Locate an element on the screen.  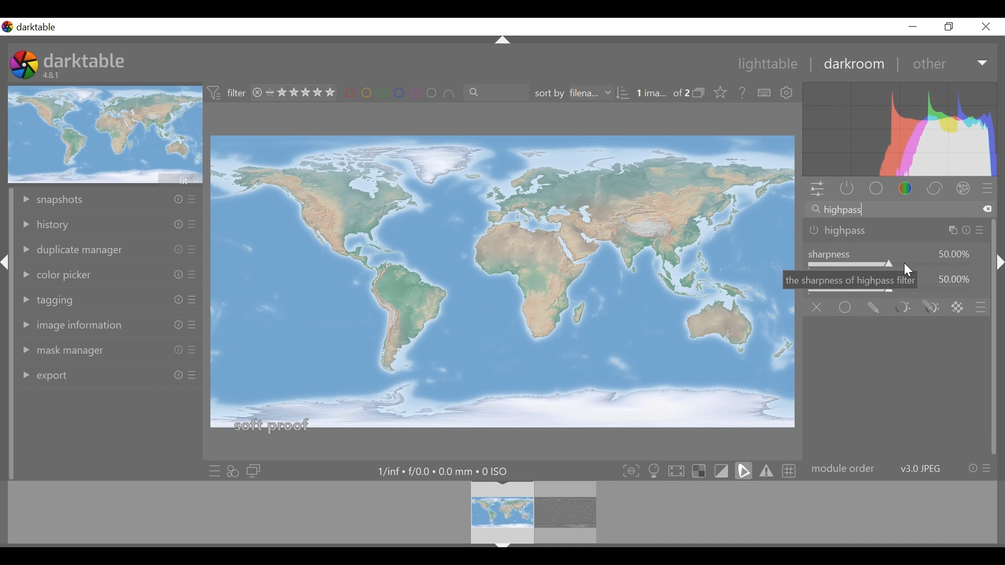
Maximum Exposure is located at coordinates (441, 471).